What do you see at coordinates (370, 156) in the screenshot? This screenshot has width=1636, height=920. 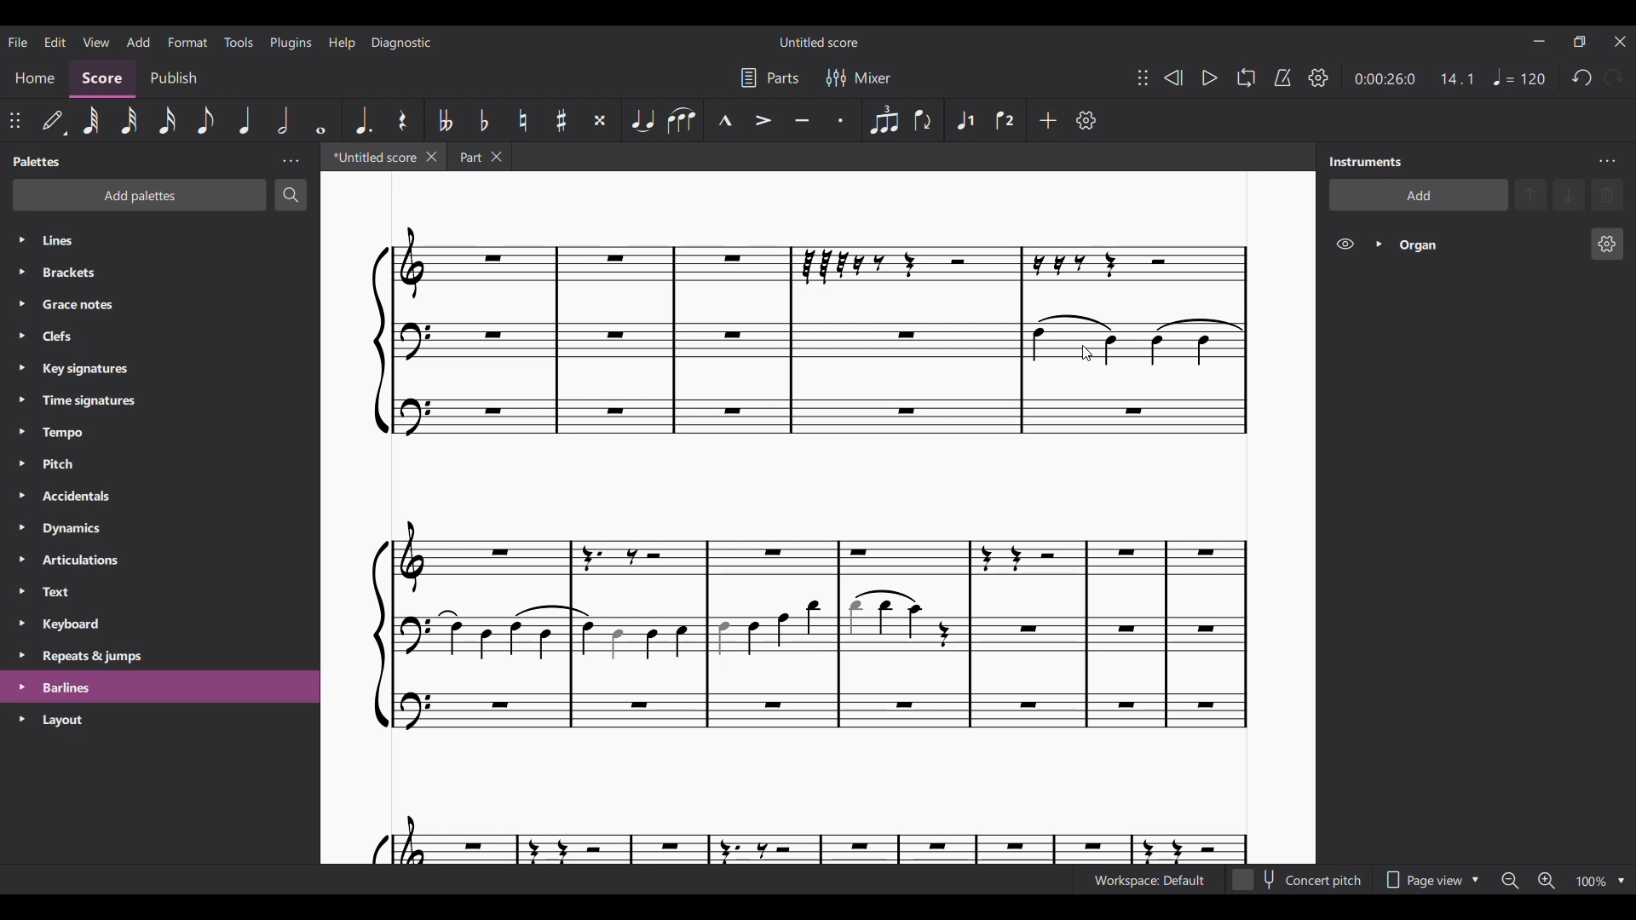 I see `Current tab, highlighted` at bounding box center [370, 156].